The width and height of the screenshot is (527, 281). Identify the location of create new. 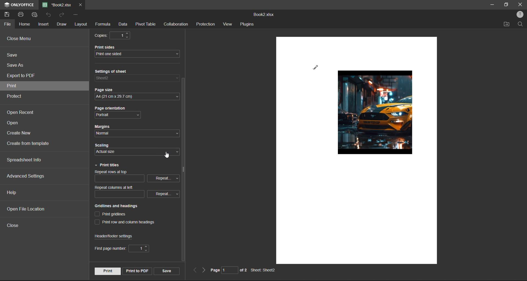
(21, 134).